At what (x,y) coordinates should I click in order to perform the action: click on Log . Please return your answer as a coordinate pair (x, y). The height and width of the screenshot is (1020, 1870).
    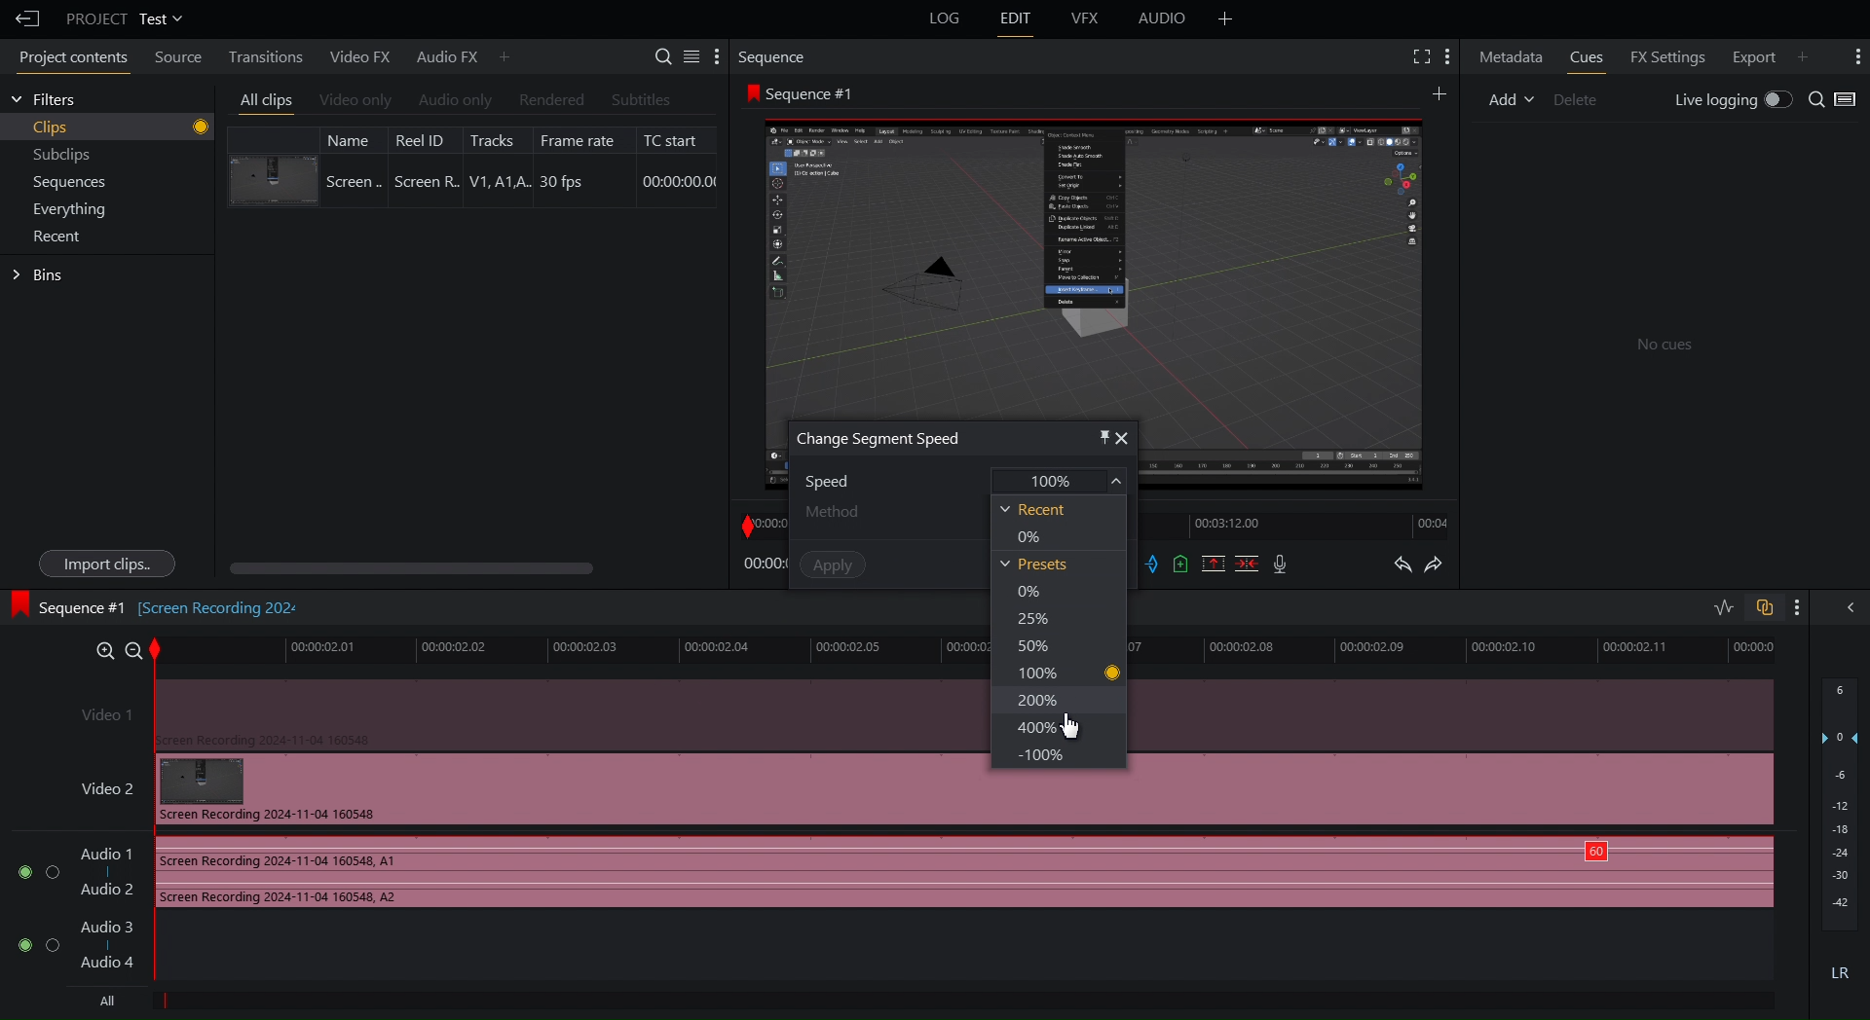
    Looking at the image, I should click on (942, 19).